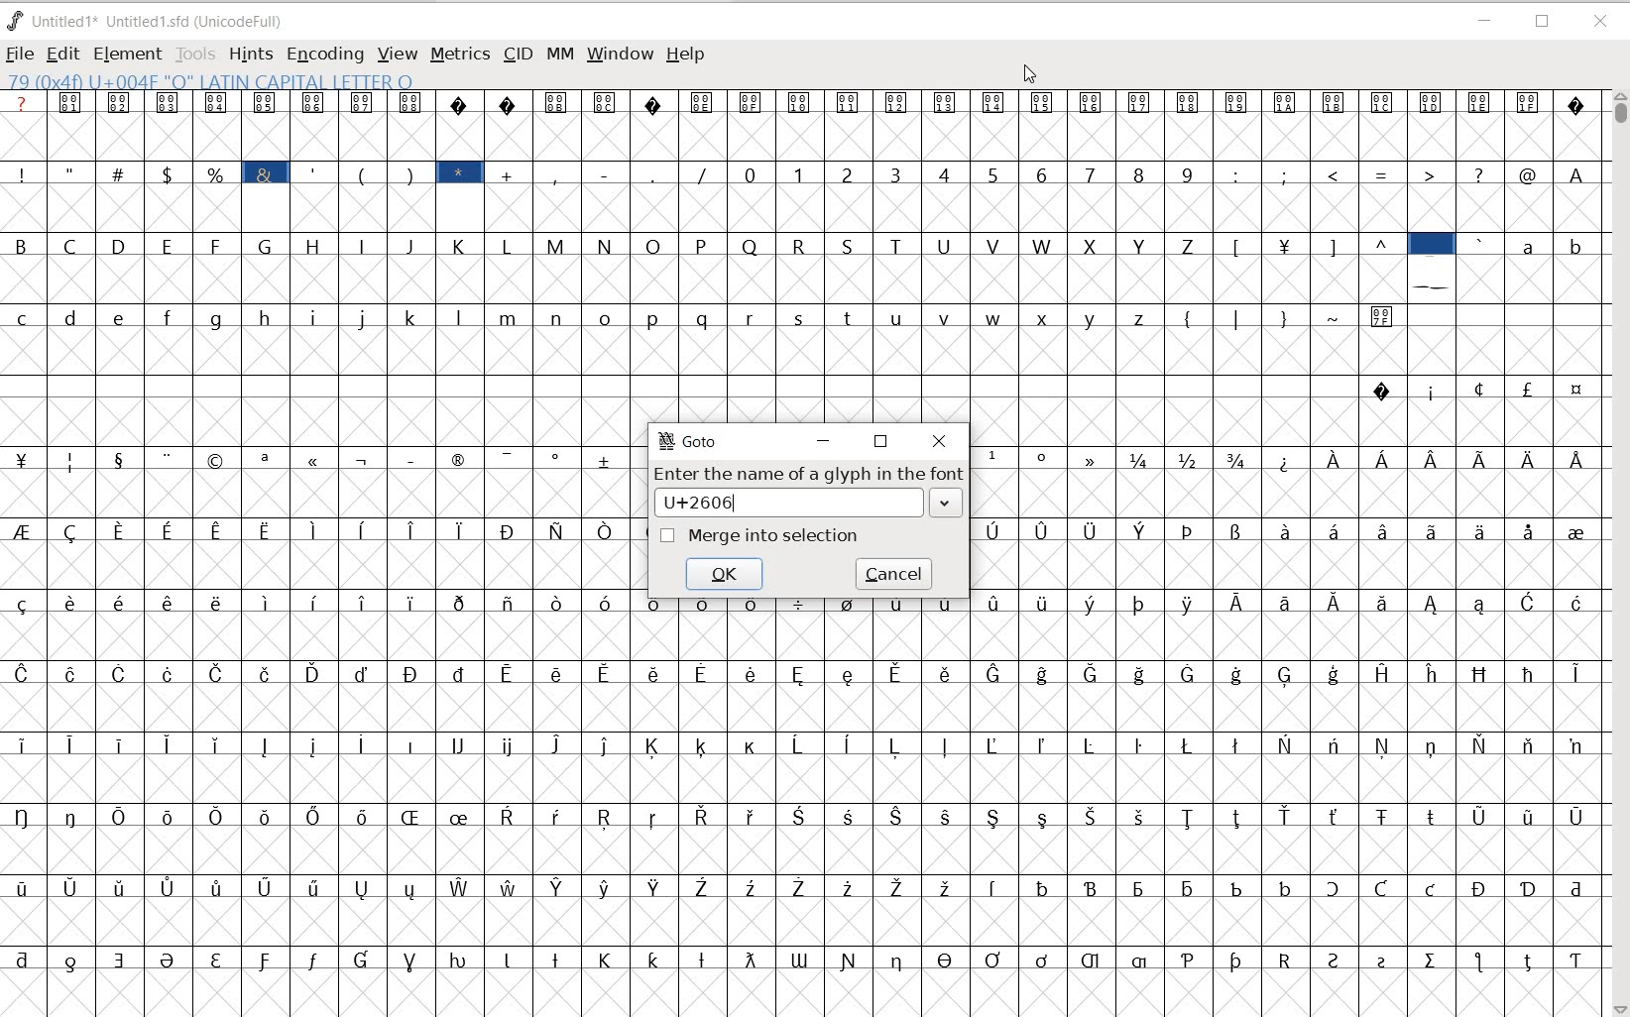 Image resolution: width=1630 pixels, height=1017 pixels. What do you see at coordinates (1030, 75) in the screenshot?
I see `CURSOR` at bounding box center [1030, 75].